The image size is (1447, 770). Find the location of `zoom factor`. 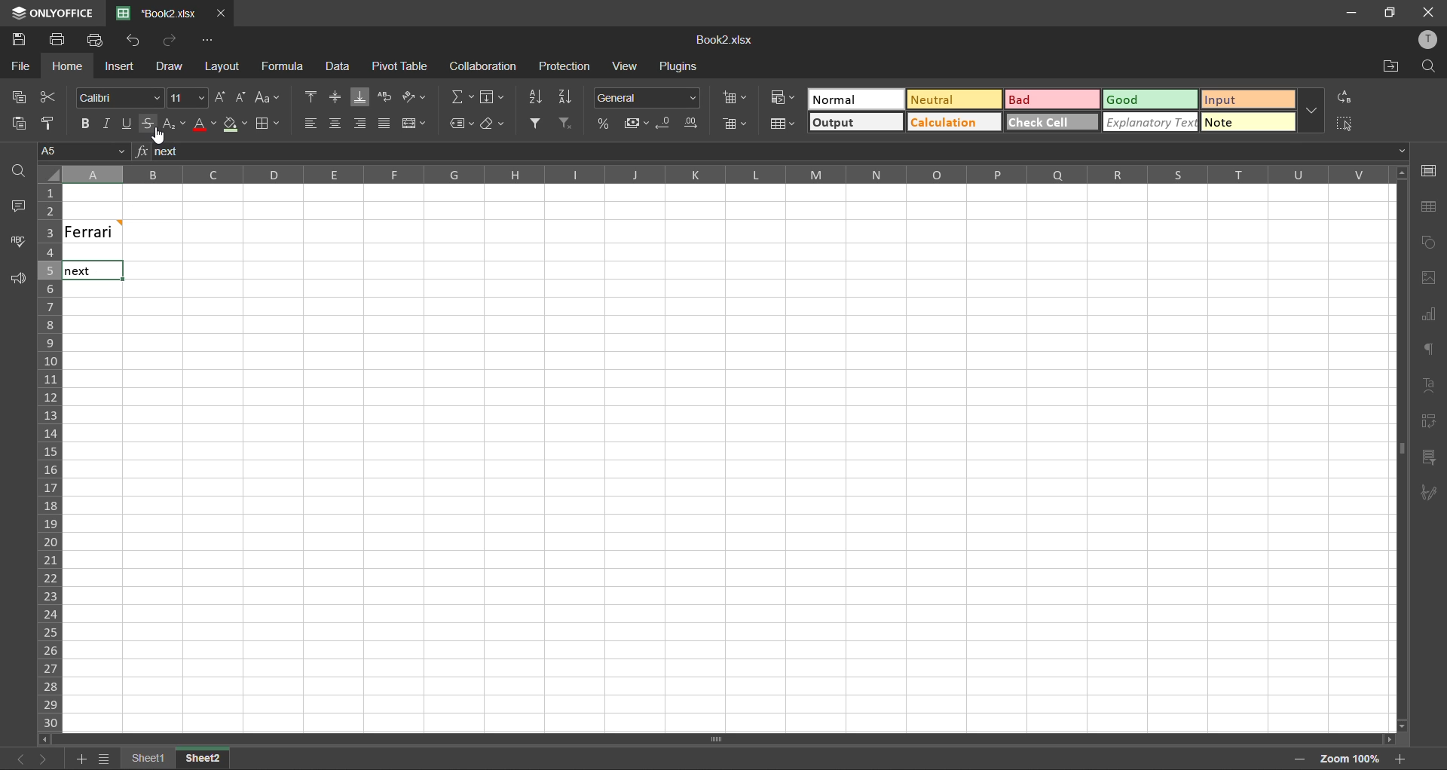

zoom factor is located at coordinates (1349, 757).